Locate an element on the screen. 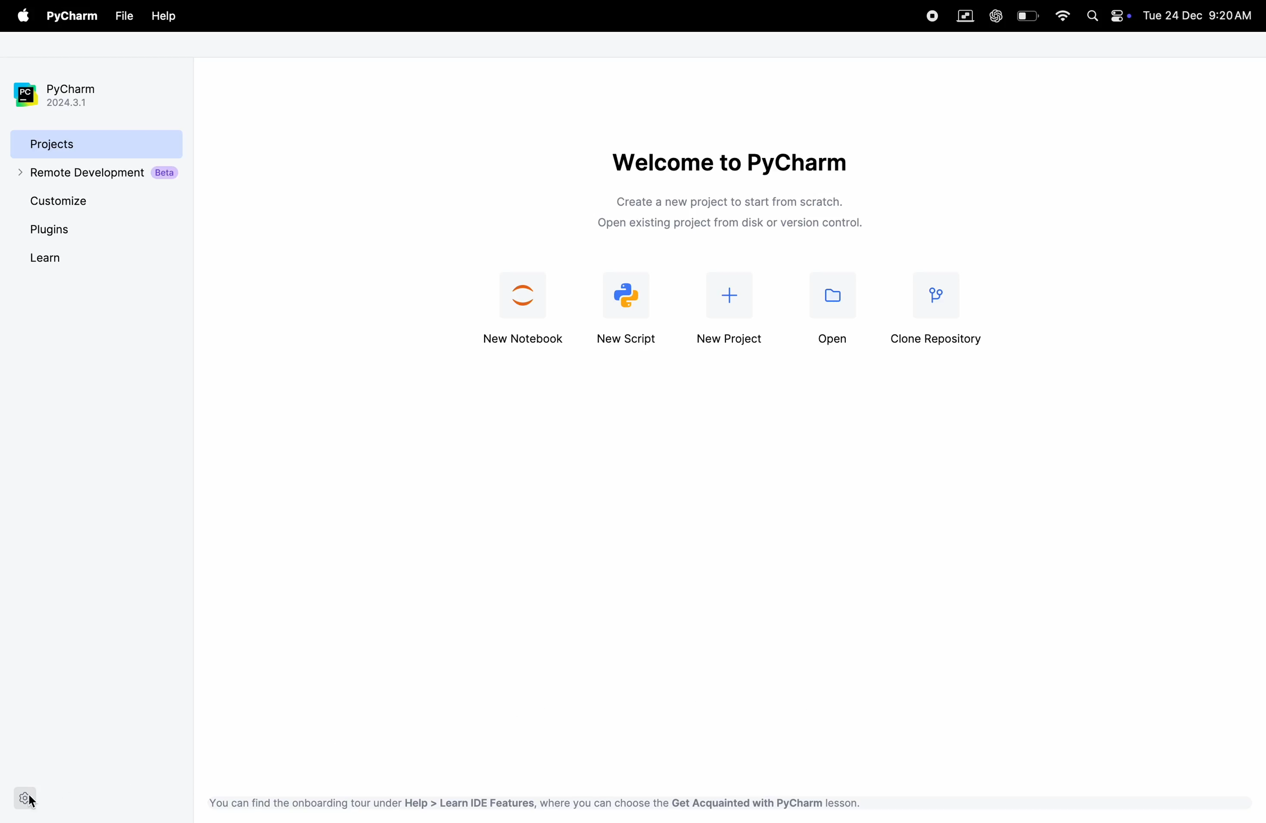  apple widgets is located at coordinates (1120, 15).